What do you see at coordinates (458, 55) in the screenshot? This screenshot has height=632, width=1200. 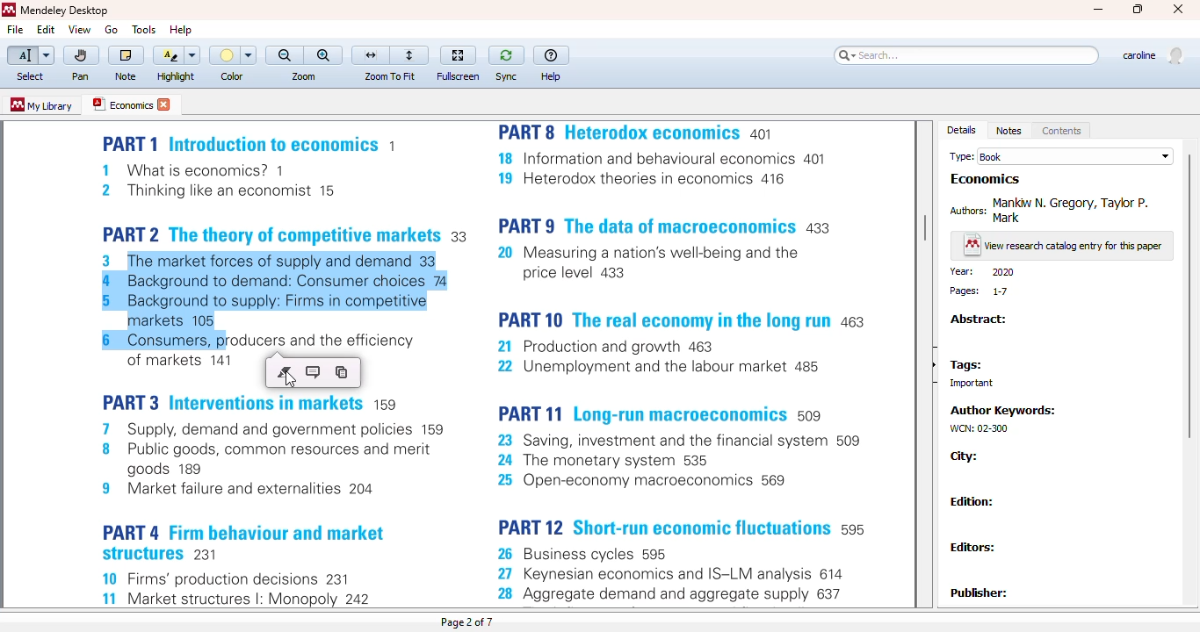 I see `fullscreen` at bounding box center [458, 55].